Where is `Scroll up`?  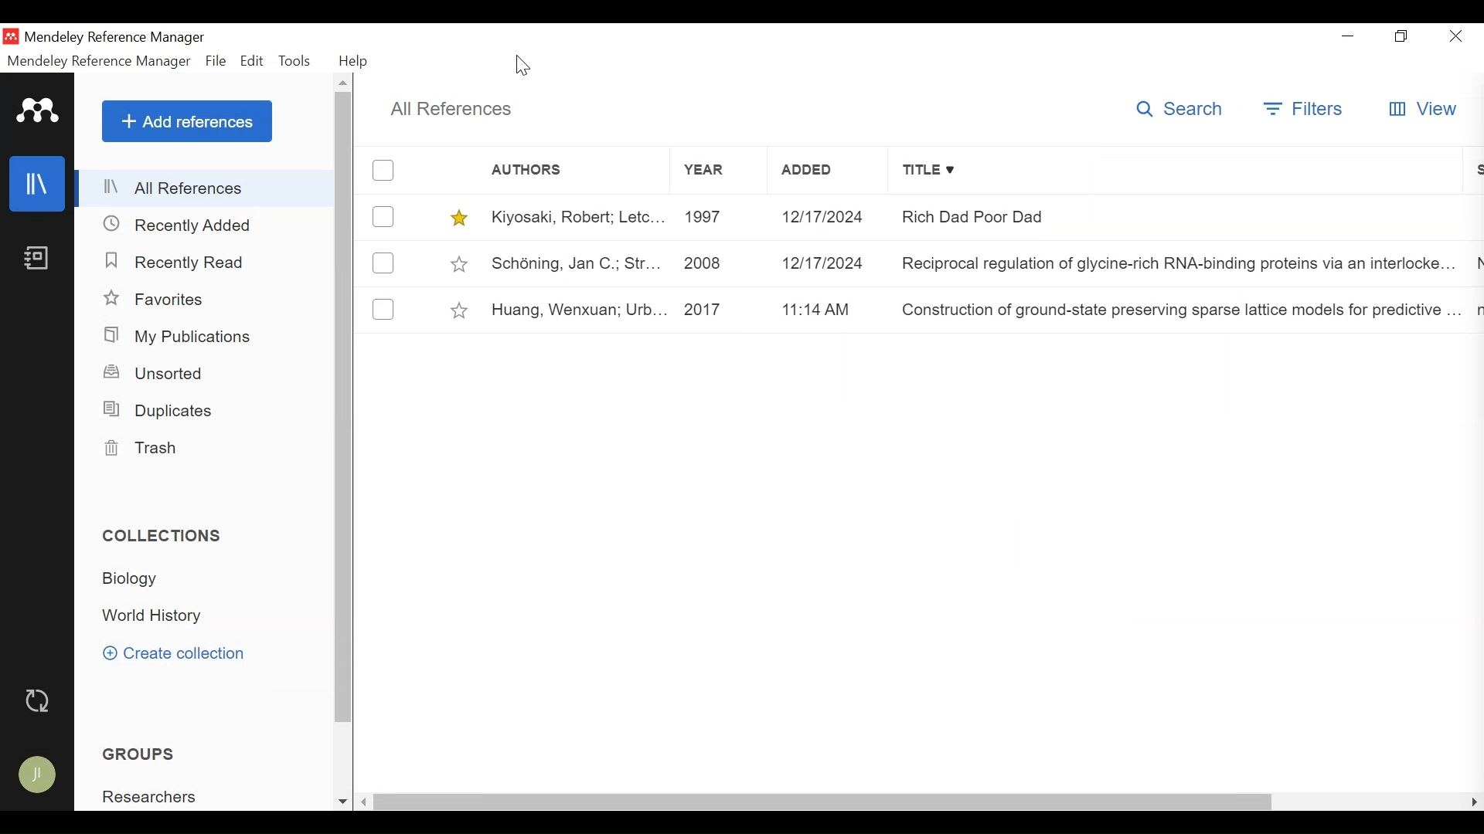 Scroll up is located at coordinates (342, 83).